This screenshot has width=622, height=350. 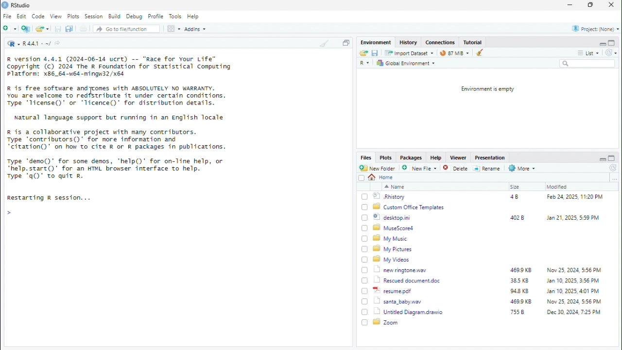 What do you see at coordinates (612, 4) in the screenshot?
I see `close` at bounding box center [612, 4].